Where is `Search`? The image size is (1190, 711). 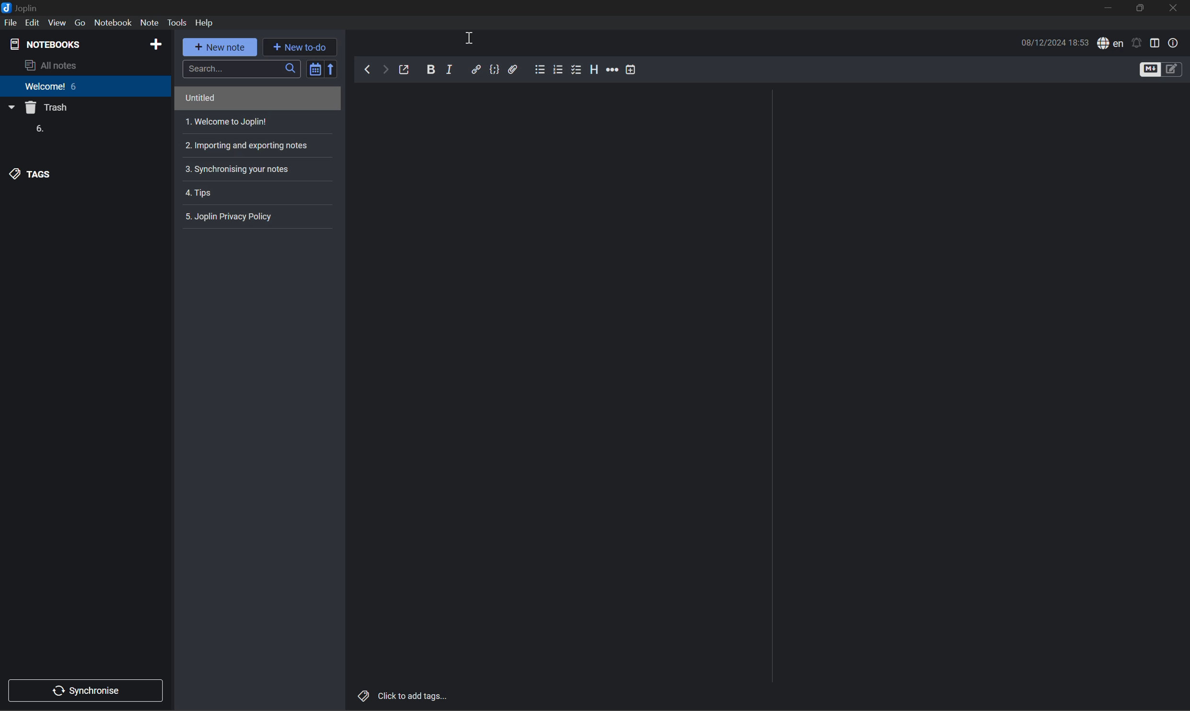
Search is located at coordinates (240, 68).